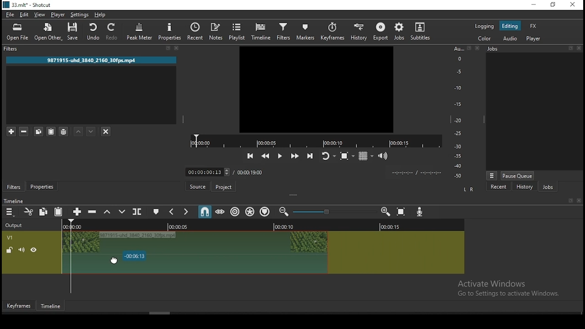  Describe the element at coordinates (486, 39) in the screenshot. I see `color` at that location.